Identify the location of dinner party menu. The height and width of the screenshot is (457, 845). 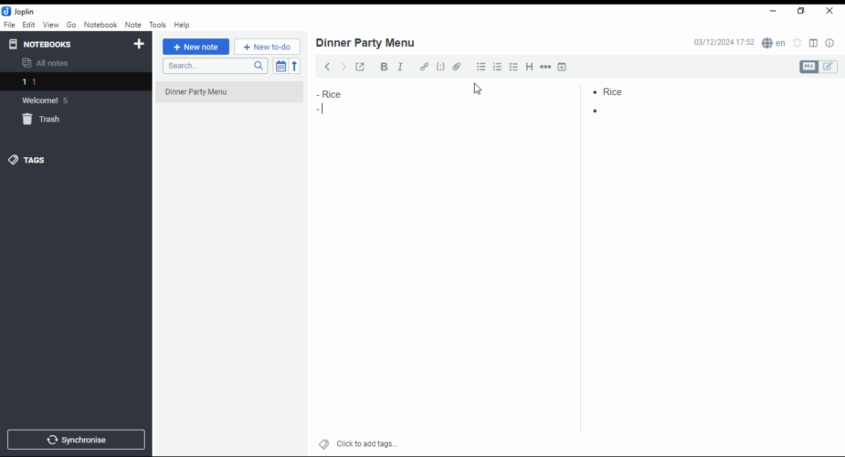
(233, 96).